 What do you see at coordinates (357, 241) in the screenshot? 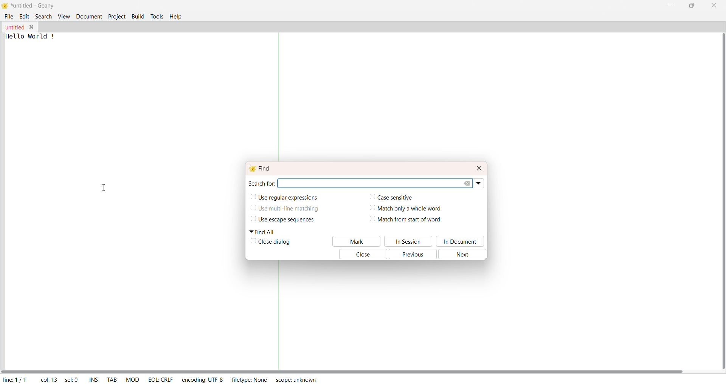
I see `mark` at bounding box center [357, 241].